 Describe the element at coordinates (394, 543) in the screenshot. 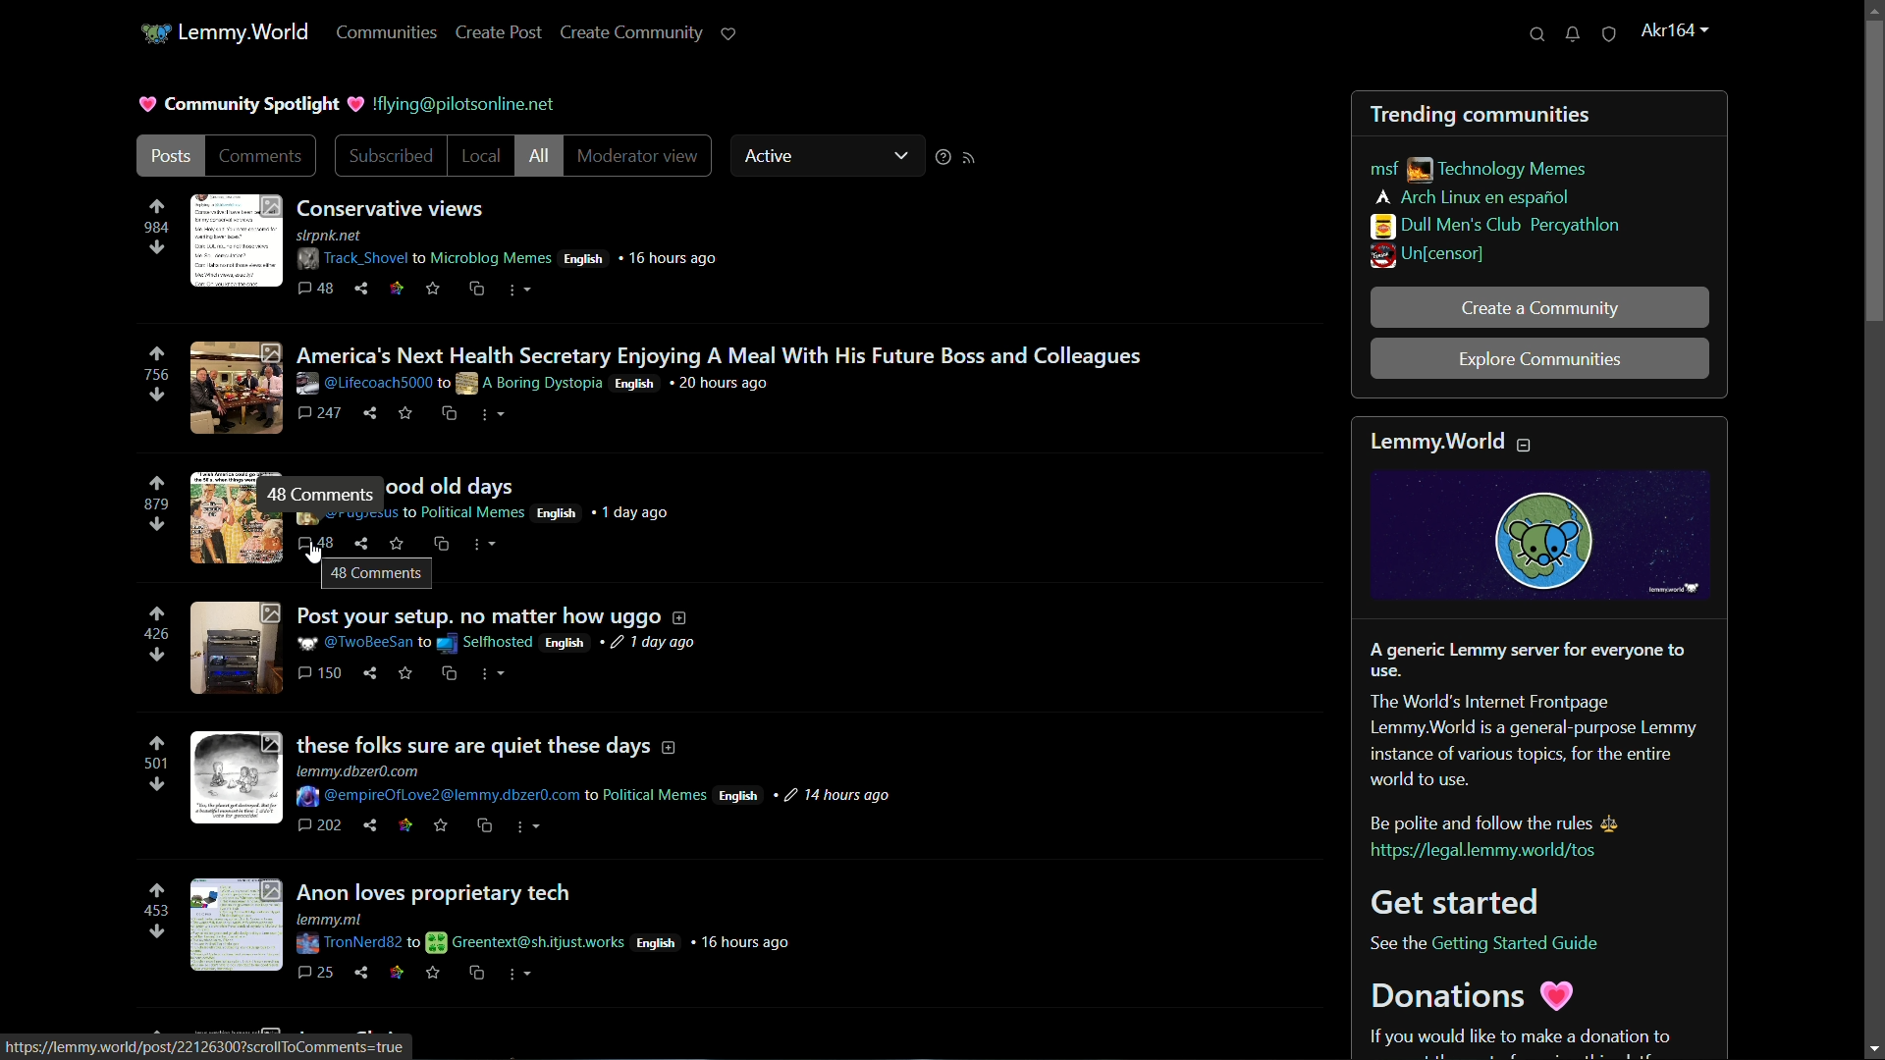

I see `save` at that location.